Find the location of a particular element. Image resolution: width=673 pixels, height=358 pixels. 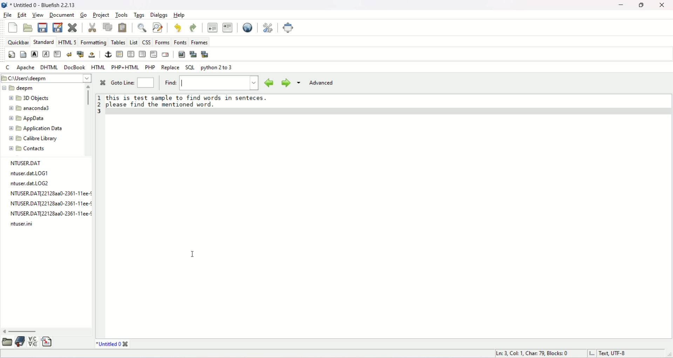

new is located at coordinates (13, 27).